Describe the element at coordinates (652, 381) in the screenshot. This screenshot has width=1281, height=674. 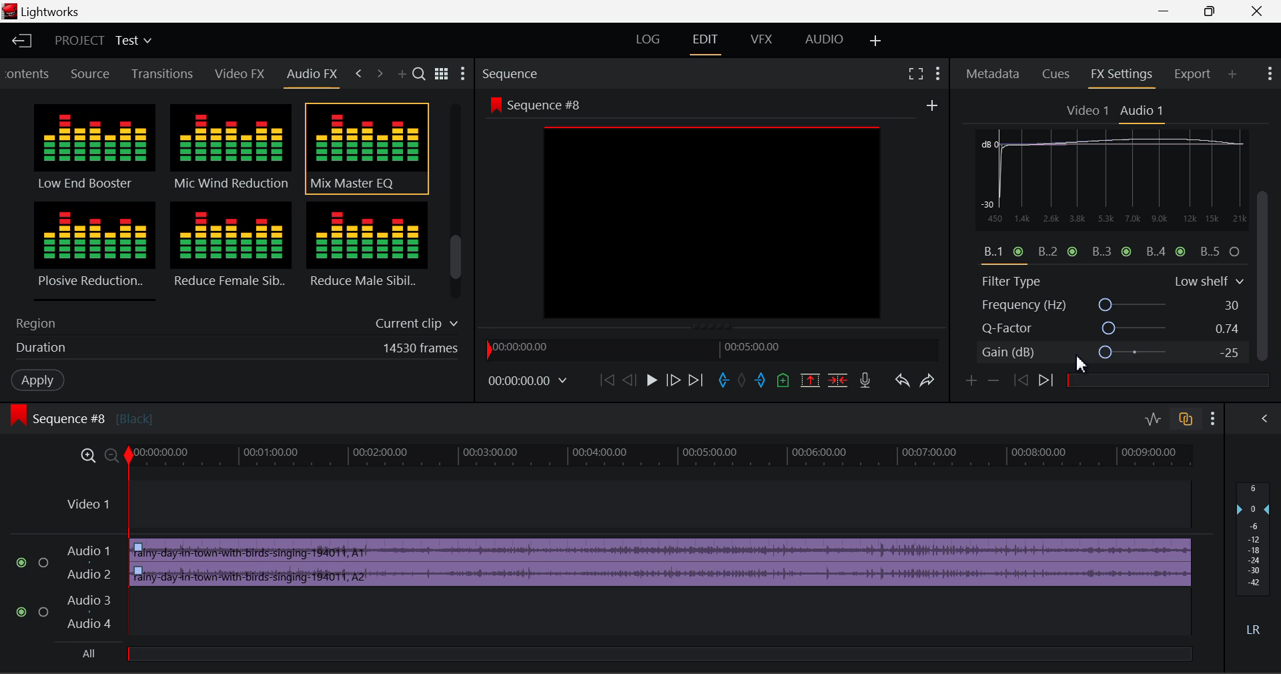
I see `Play` at that location.